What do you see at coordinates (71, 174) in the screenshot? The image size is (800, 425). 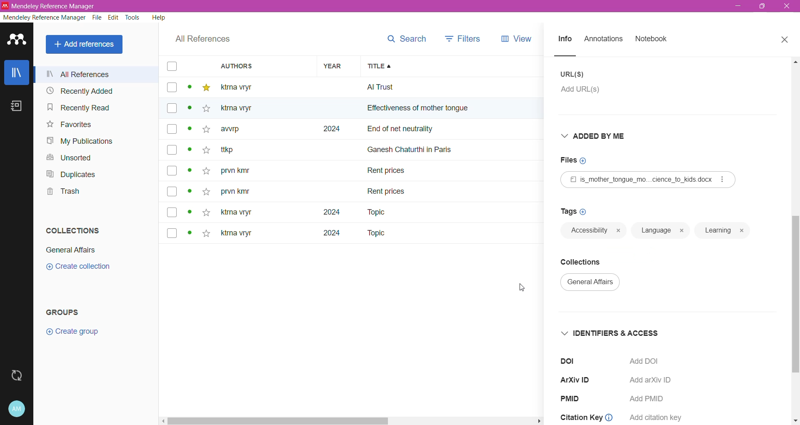 I see `Duplicates` at bounding box center [71, 174].